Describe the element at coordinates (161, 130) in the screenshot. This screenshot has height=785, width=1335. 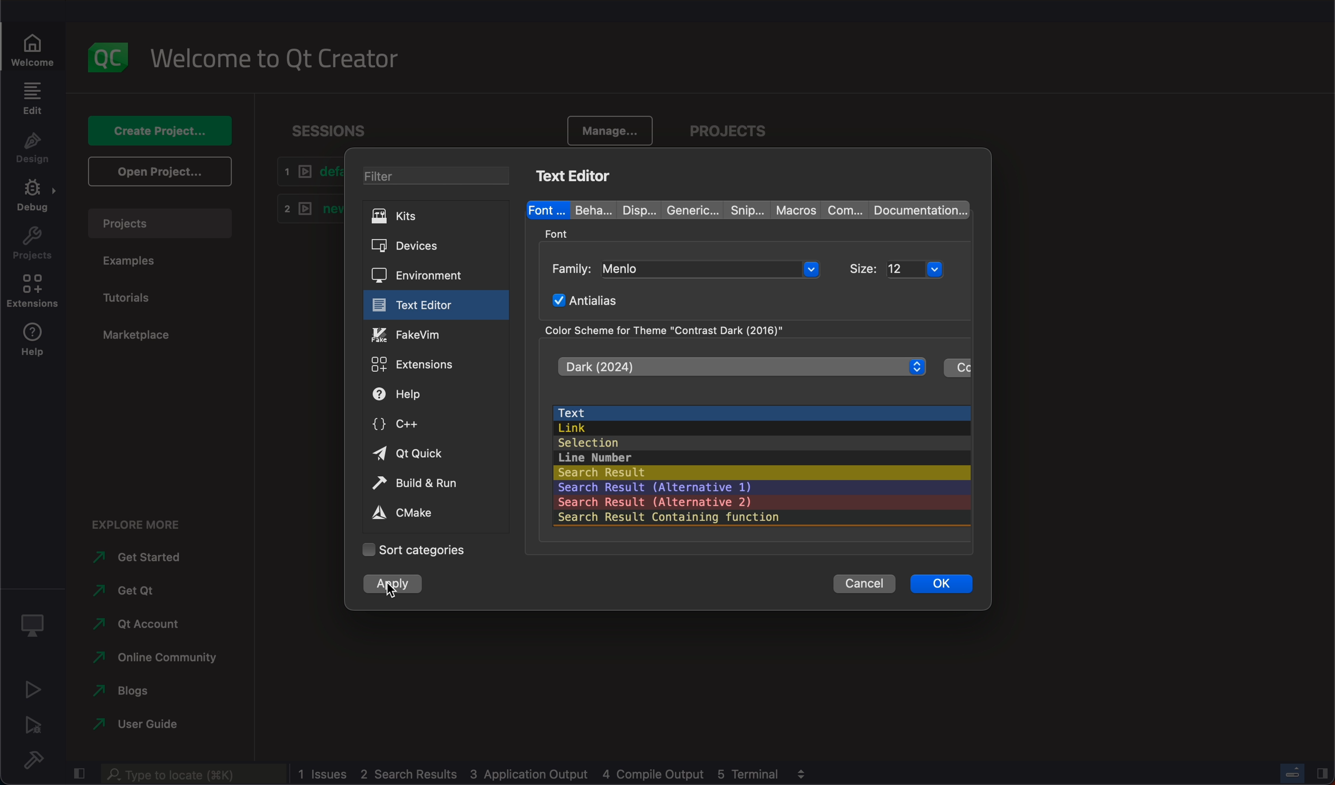
I see `create project` at that location.